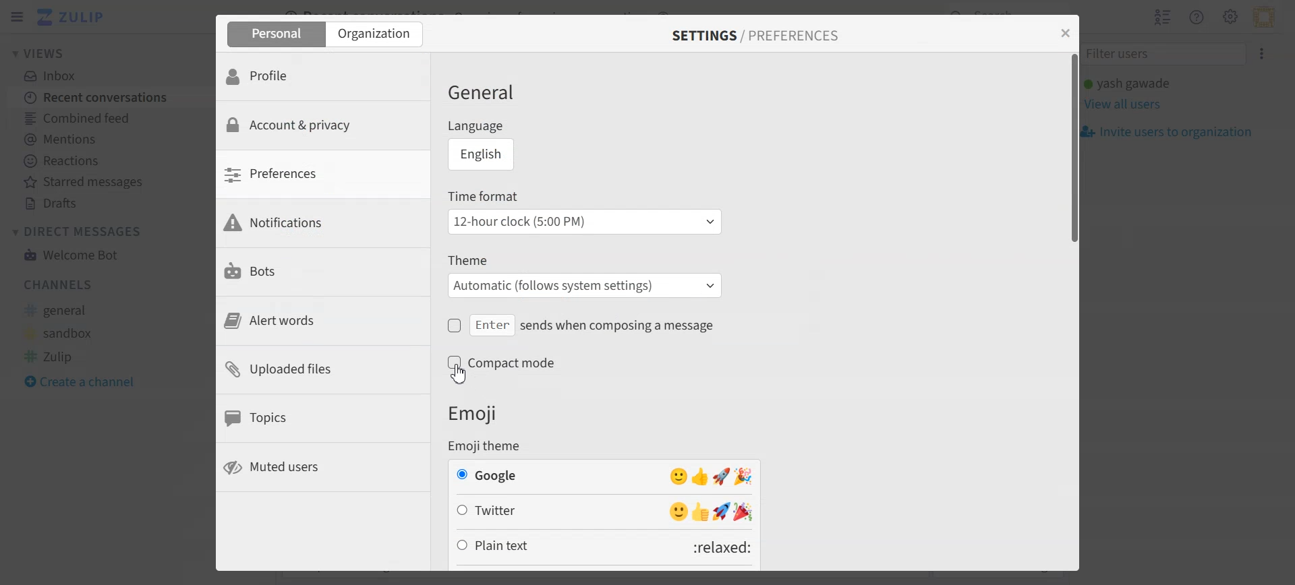 The height and width of the screenshot is (585, 1295). I want to click on English, so click(482, 154).